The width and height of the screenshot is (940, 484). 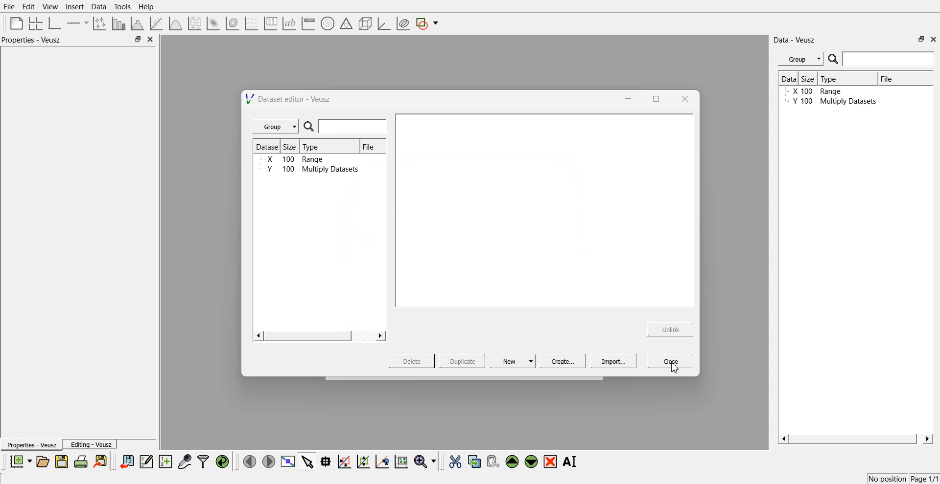 I want to click on image color bar, so click(x=308, y=24).